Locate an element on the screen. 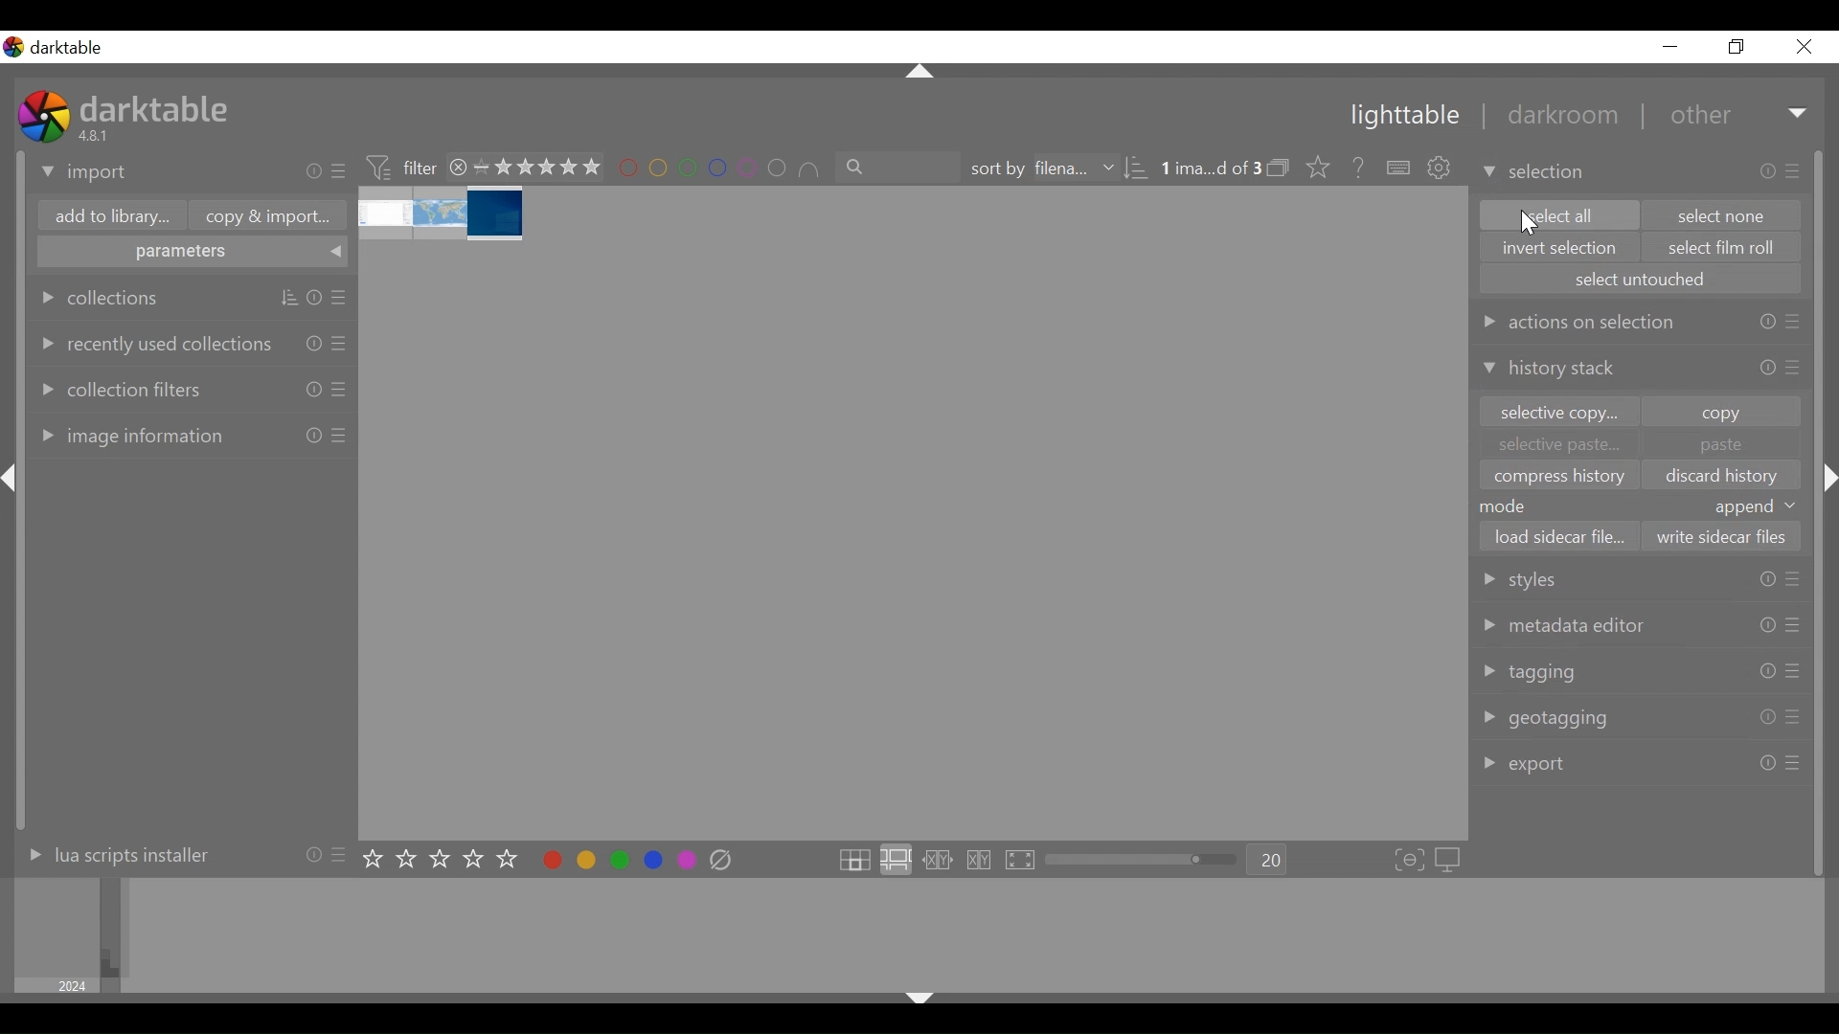 This screenshot has width=1839, height=1034. parameters is located at coordinates (193, 254).